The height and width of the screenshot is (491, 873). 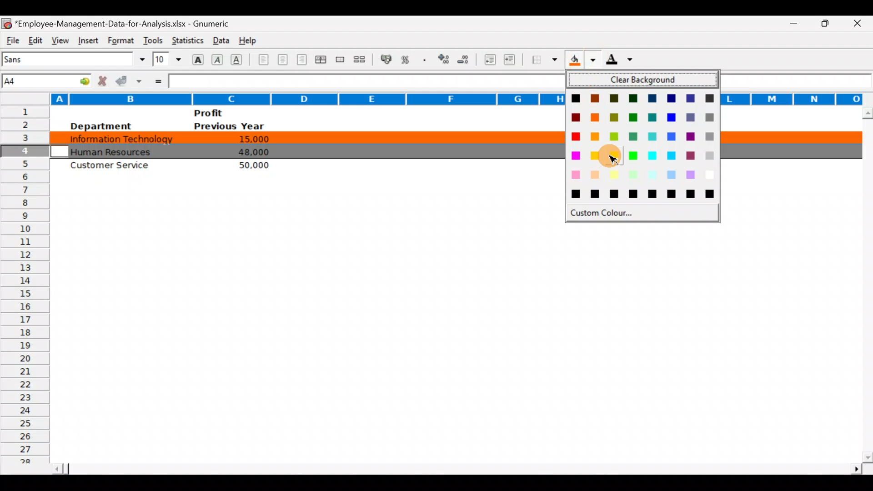 What do you see at coordinates (445, 59) in the screenshot?
I see `Increase decimals` at bounding box center [445, 59].